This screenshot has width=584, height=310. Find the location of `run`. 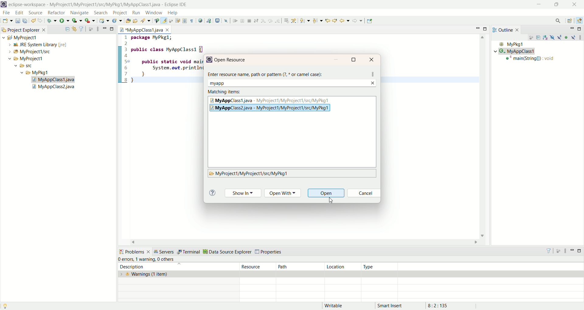

run is located at coordinates (136, 13).